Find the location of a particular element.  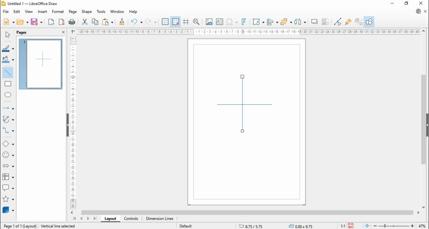

print is located at coordinates (73, 22).